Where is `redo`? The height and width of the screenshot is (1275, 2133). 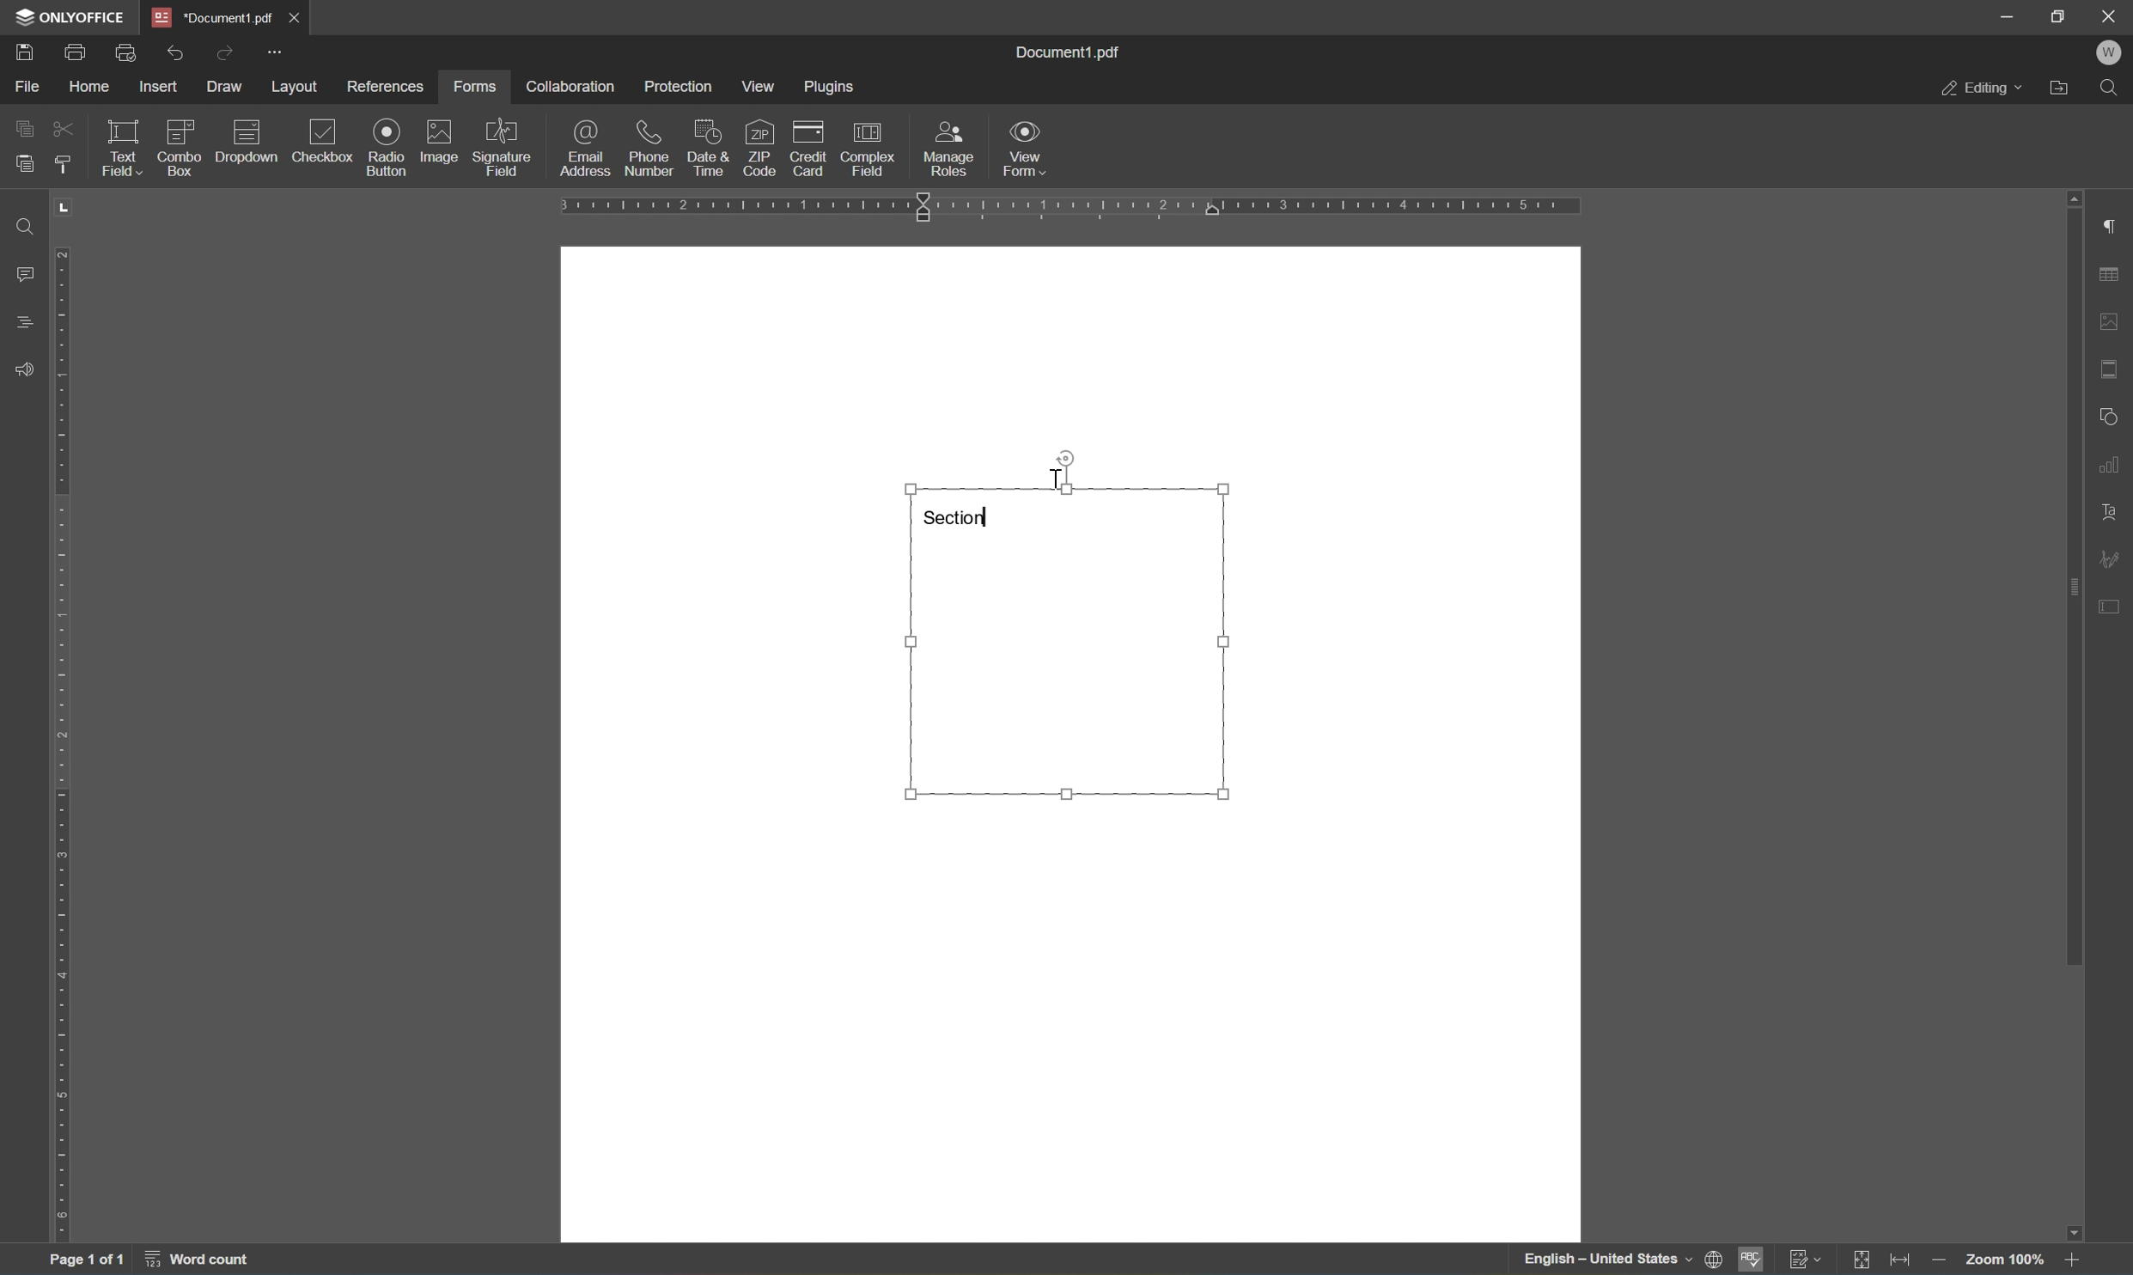
redo is located at coordinates (222, 52).